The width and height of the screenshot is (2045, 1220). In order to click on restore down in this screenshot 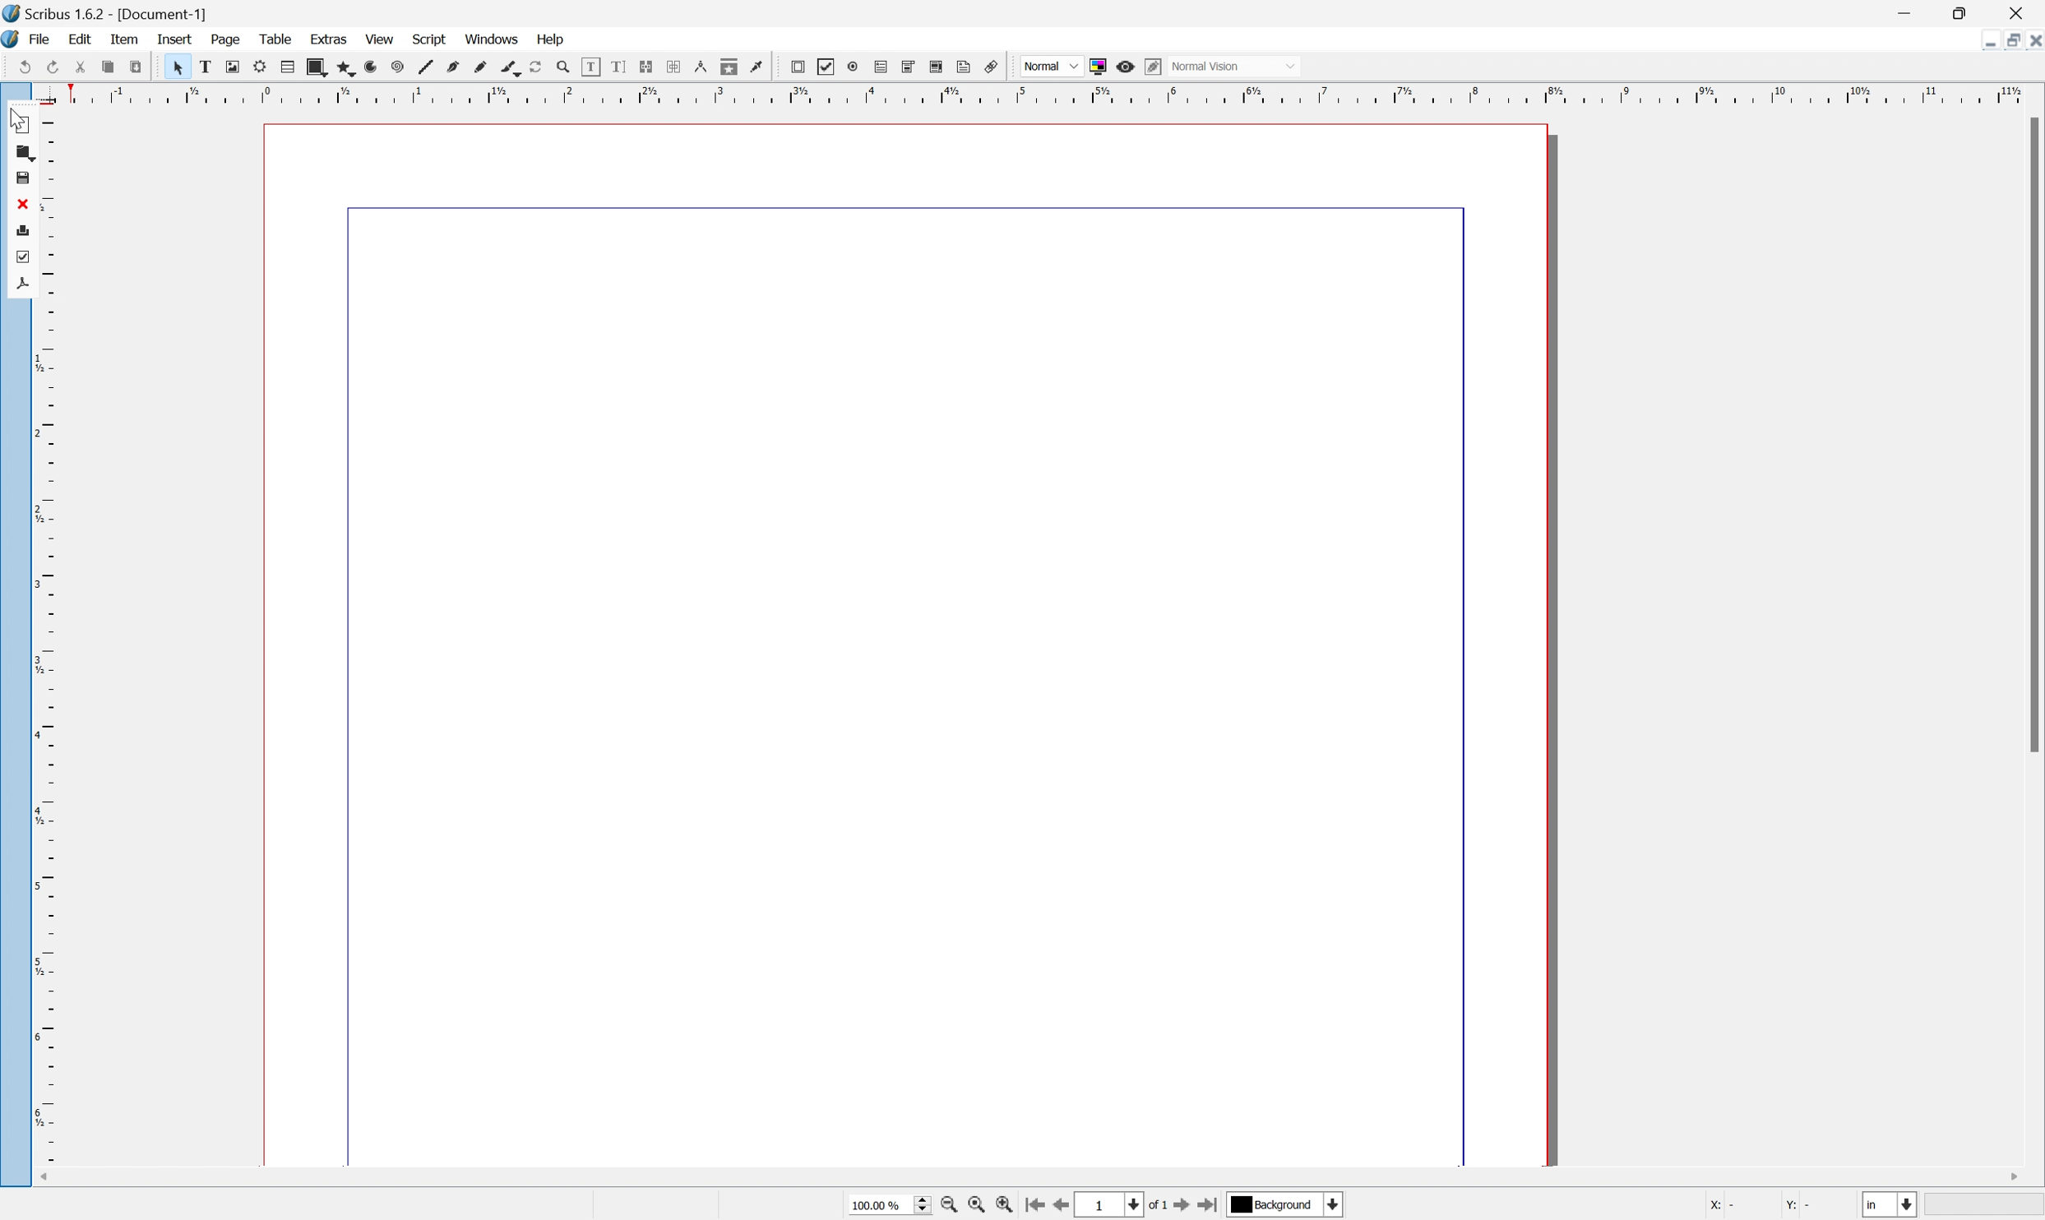, I will do `click(1962, 12)`.